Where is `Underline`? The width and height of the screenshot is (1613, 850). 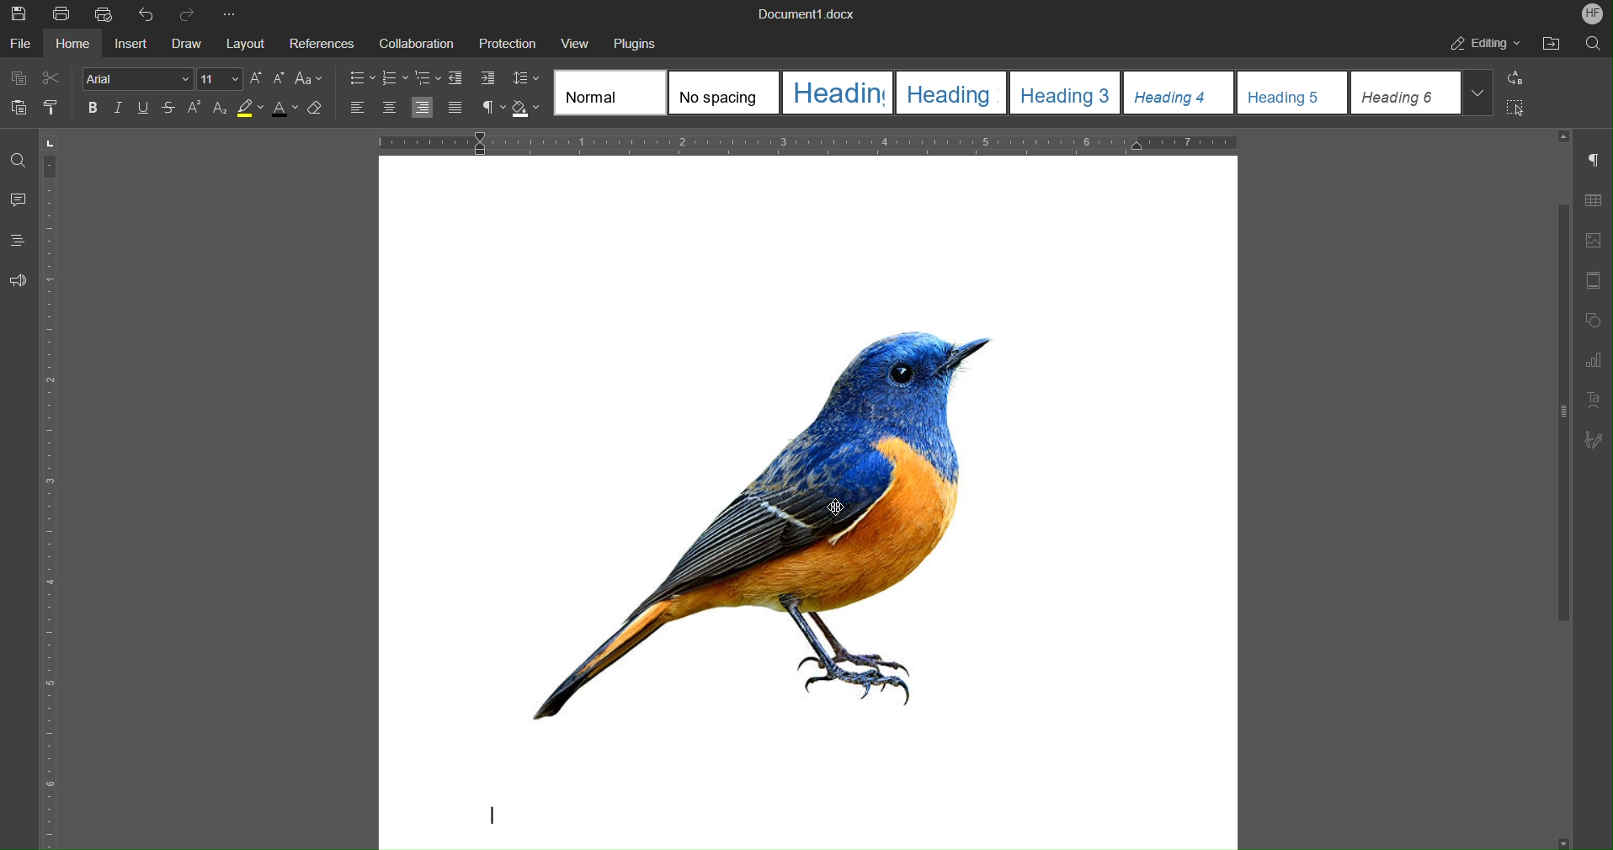 Underline is located at coordinates (144, 109).